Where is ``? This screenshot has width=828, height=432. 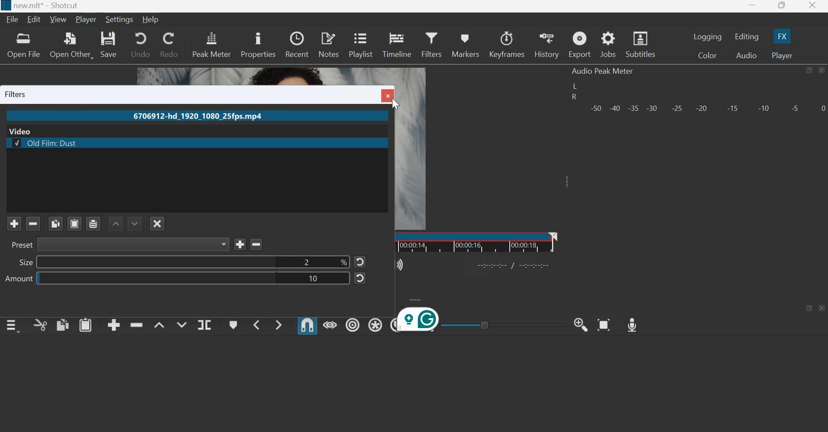
 is located at coordinates (388, 96).